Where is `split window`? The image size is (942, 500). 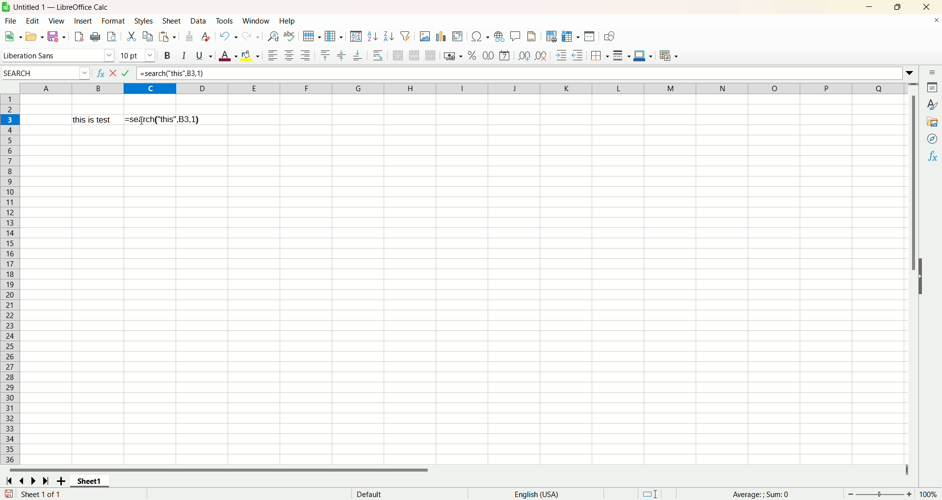 split window is located at coordinates (589, 36).